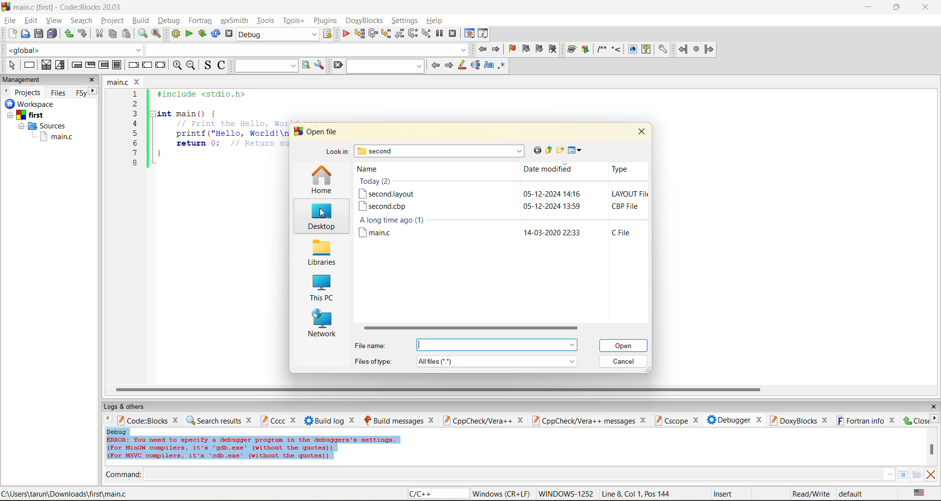 Image resolution: width=941 pixels, height=501 pixels. I want to click on cppcheck/vera++ messages, so click(582, 421).